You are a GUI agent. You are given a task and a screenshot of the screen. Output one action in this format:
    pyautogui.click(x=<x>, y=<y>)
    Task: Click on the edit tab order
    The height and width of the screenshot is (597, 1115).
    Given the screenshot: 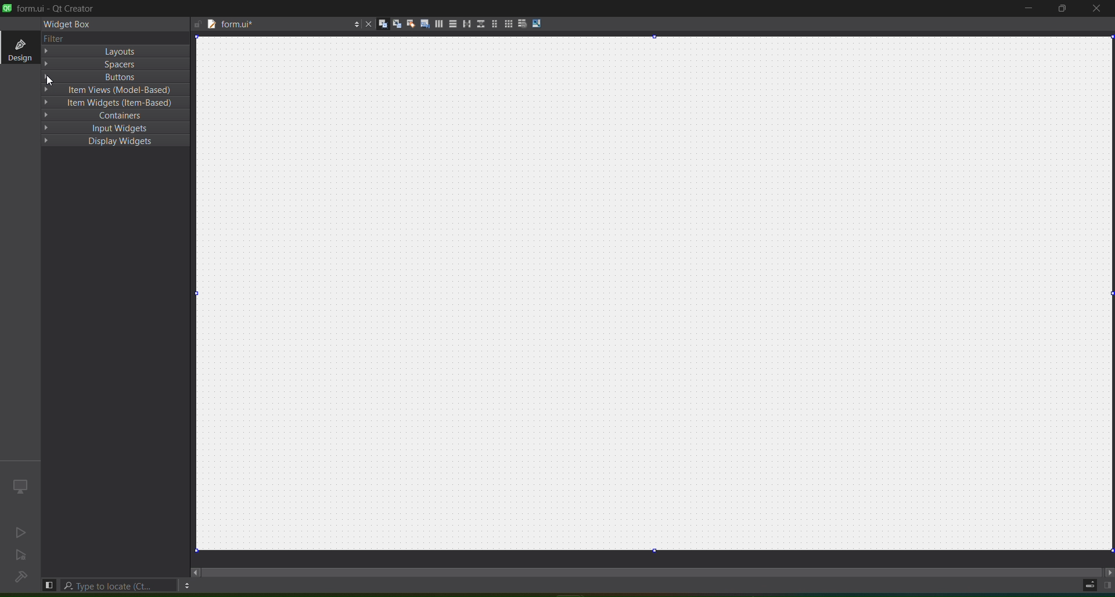 What is the action you would take?
    pyautogui.click(x=423, y=24)
    